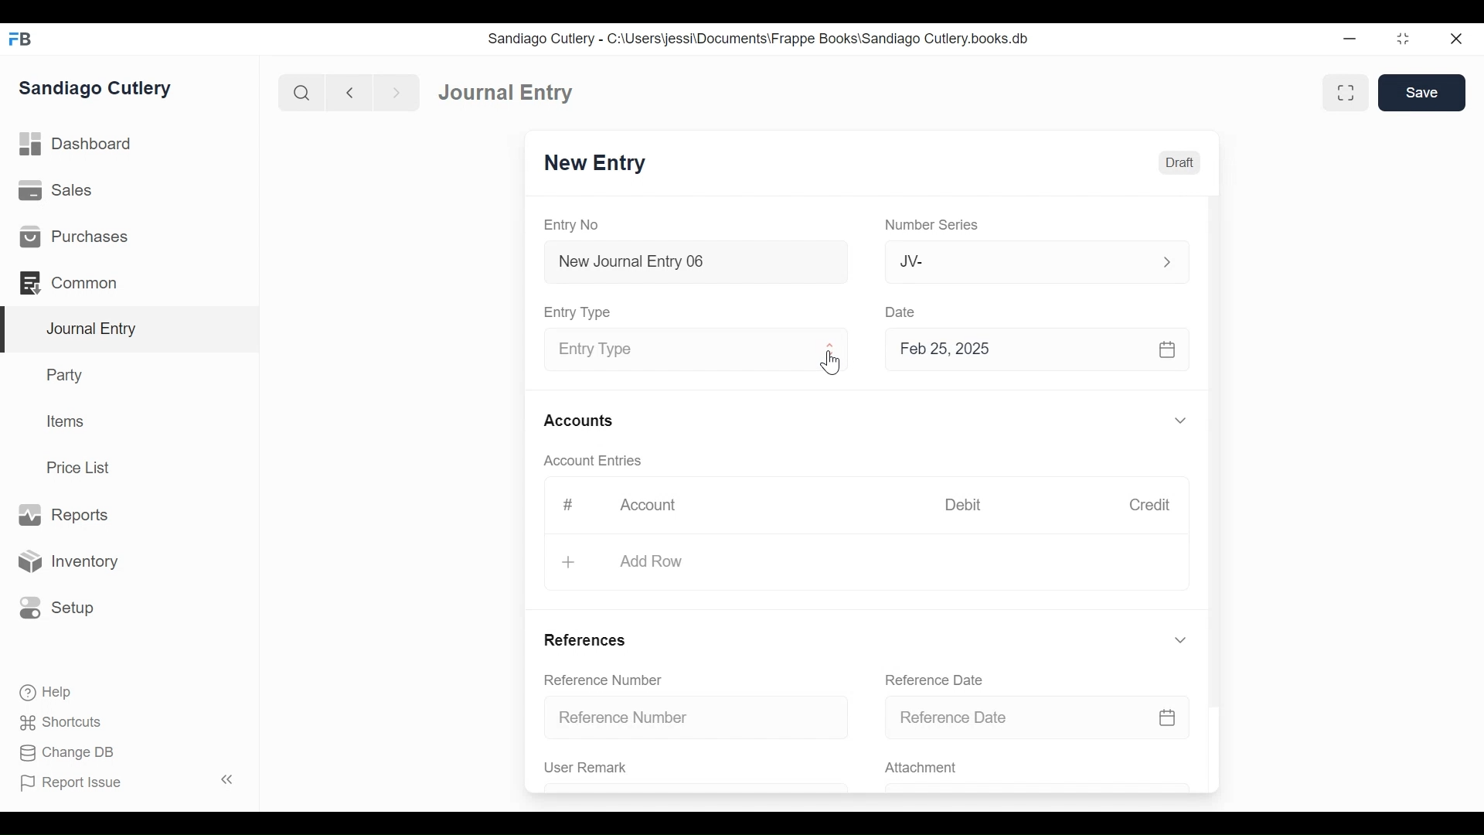 The image size is (1484, 835). What do you see at coordinates (77, 145) in the screenshot?
I see `Dashboard` at bounding box center [77, 145].